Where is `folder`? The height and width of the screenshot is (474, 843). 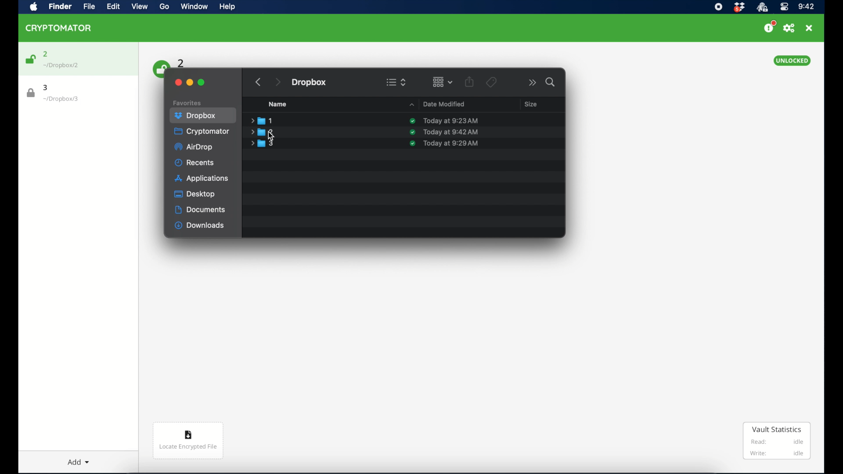 folder is located at coordinates (262, 144).